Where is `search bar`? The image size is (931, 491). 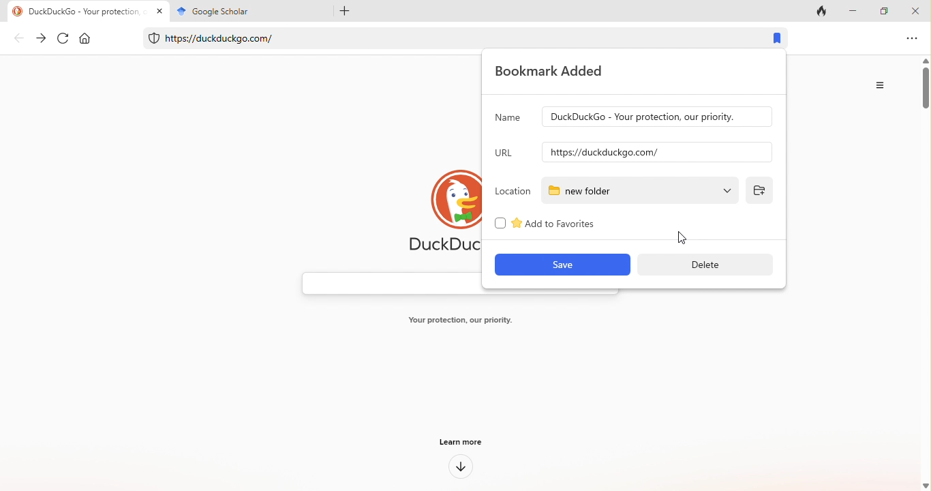
search bar is located at coordinates (392, 284).